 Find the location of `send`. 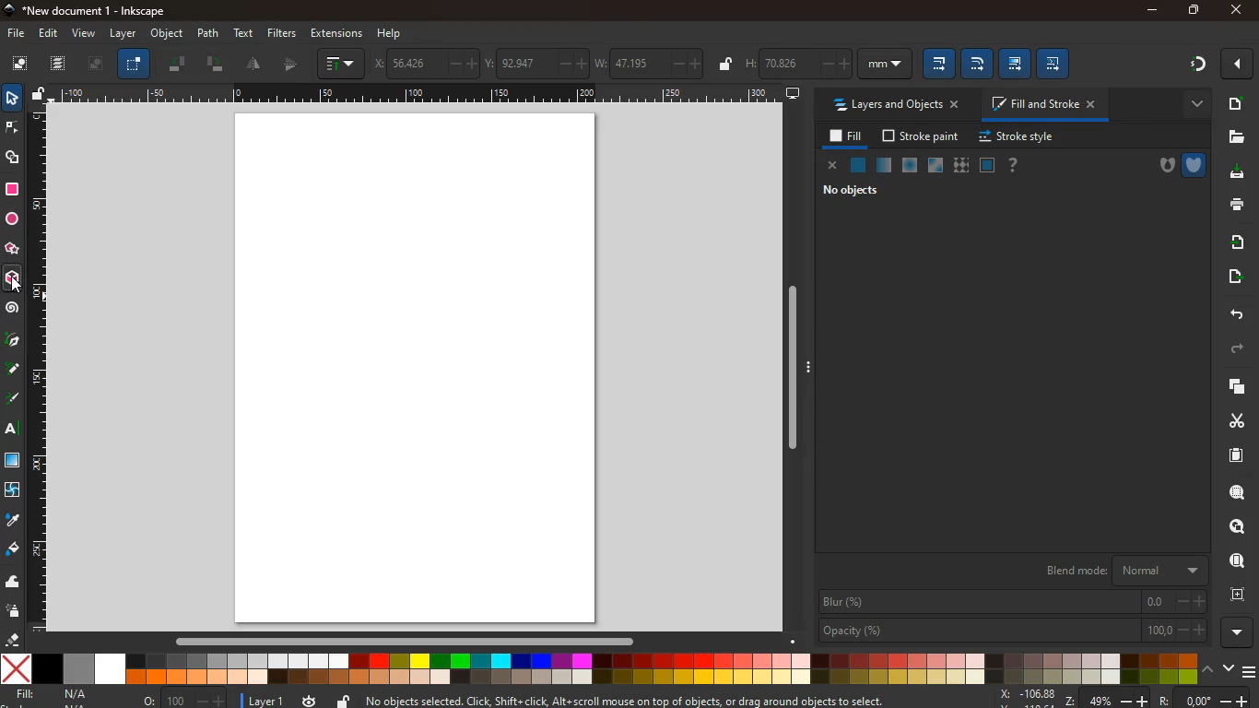

send is located at coordinates (1230, 277).